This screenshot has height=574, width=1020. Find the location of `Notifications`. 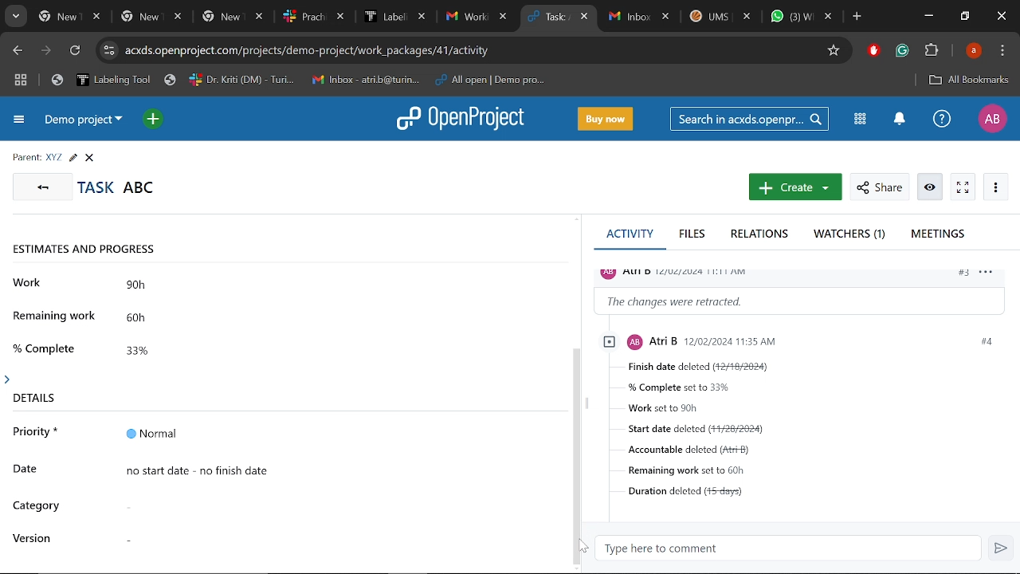

Notifications is located at coordinates (899, 120).